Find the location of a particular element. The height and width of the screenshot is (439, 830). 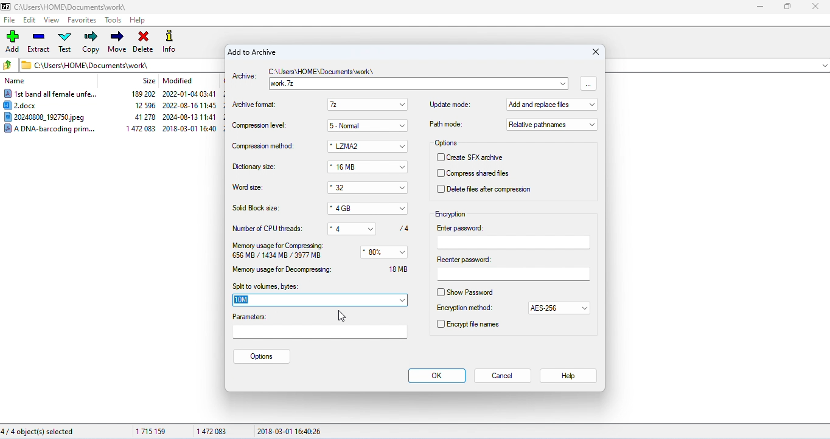

drop down is located at coordinates (403, 188).